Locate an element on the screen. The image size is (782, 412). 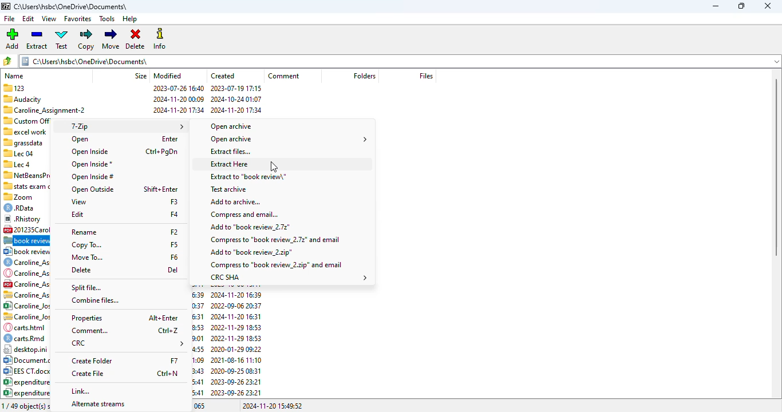
open inside is located at coordinates (89, 152).